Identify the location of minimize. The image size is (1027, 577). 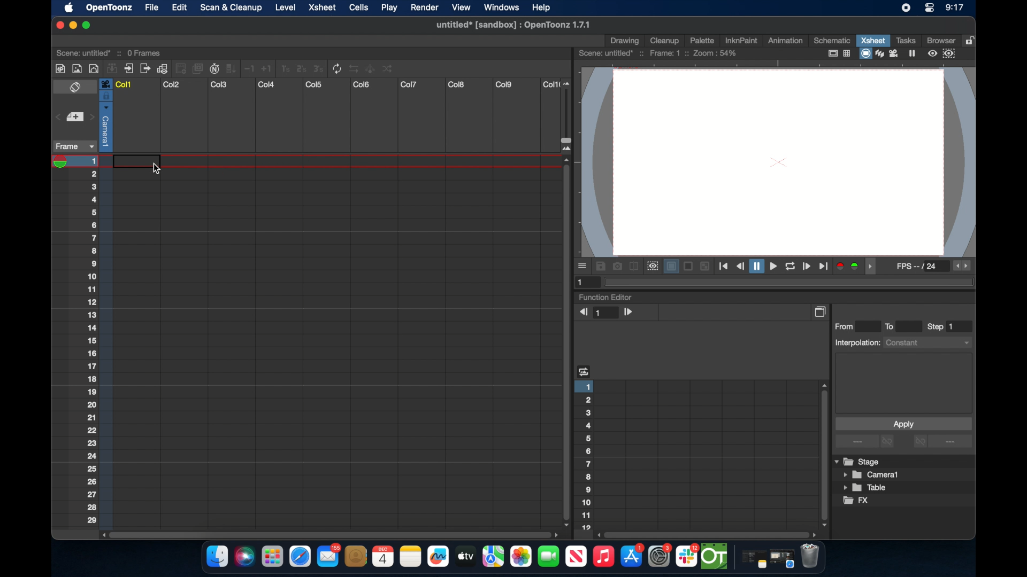
(72, 25).